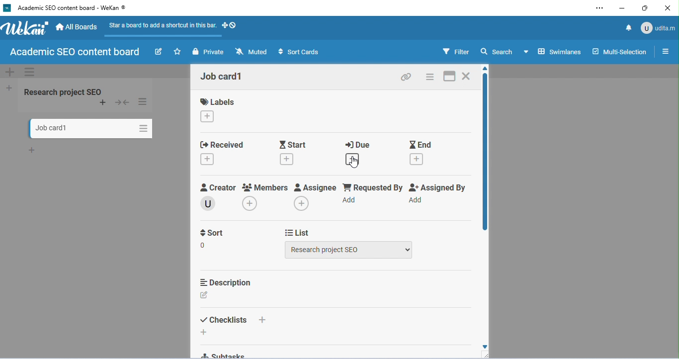 The image size is (679, 359). Describe the element at coordinates (10, 72) in the screenshot. I see `add swimelane` at that location.